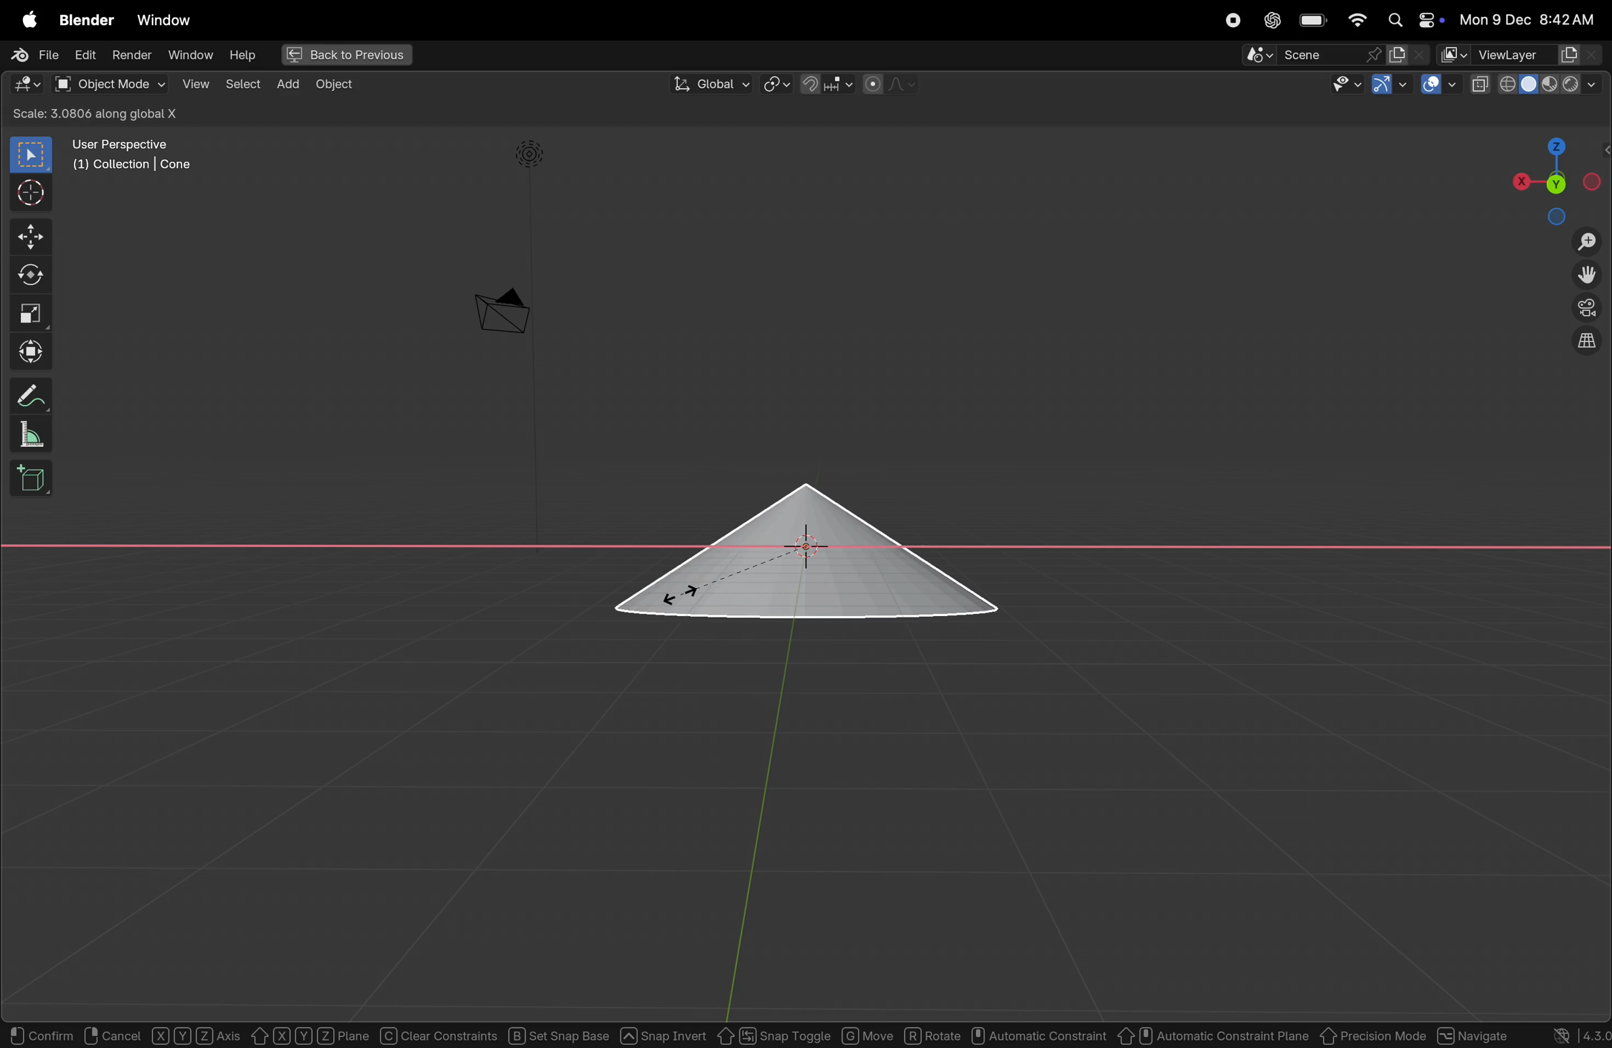 The width and height of the screenshot is (1612, 1048). What do you see at coordinates (33, 155) in the screenshot?
I see `select box` at bounding box center [33, 155].